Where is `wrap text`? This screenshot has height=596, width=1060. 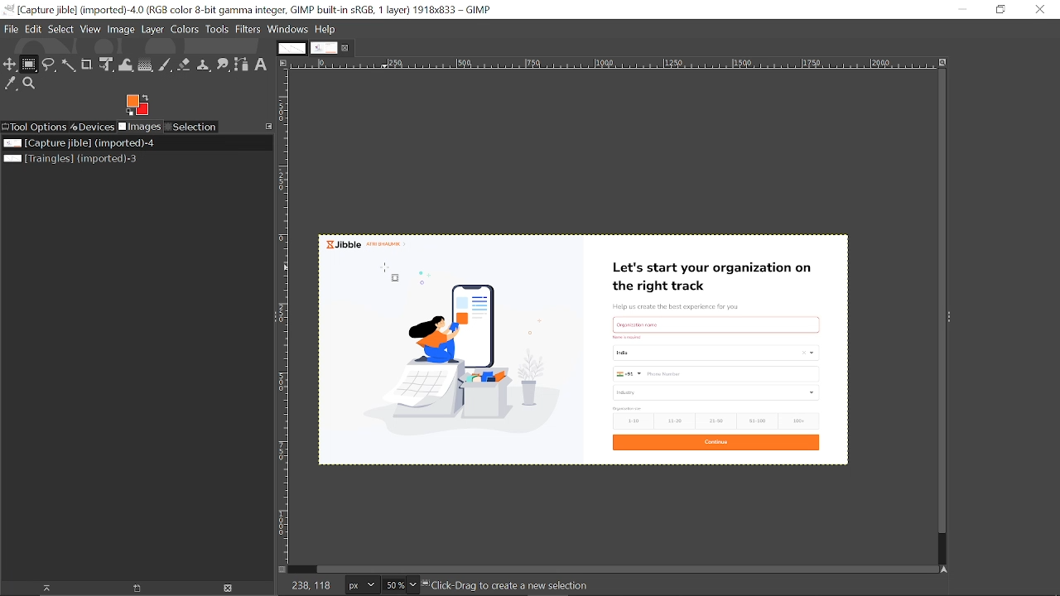 wrap text is located at coordinates (125, 63).